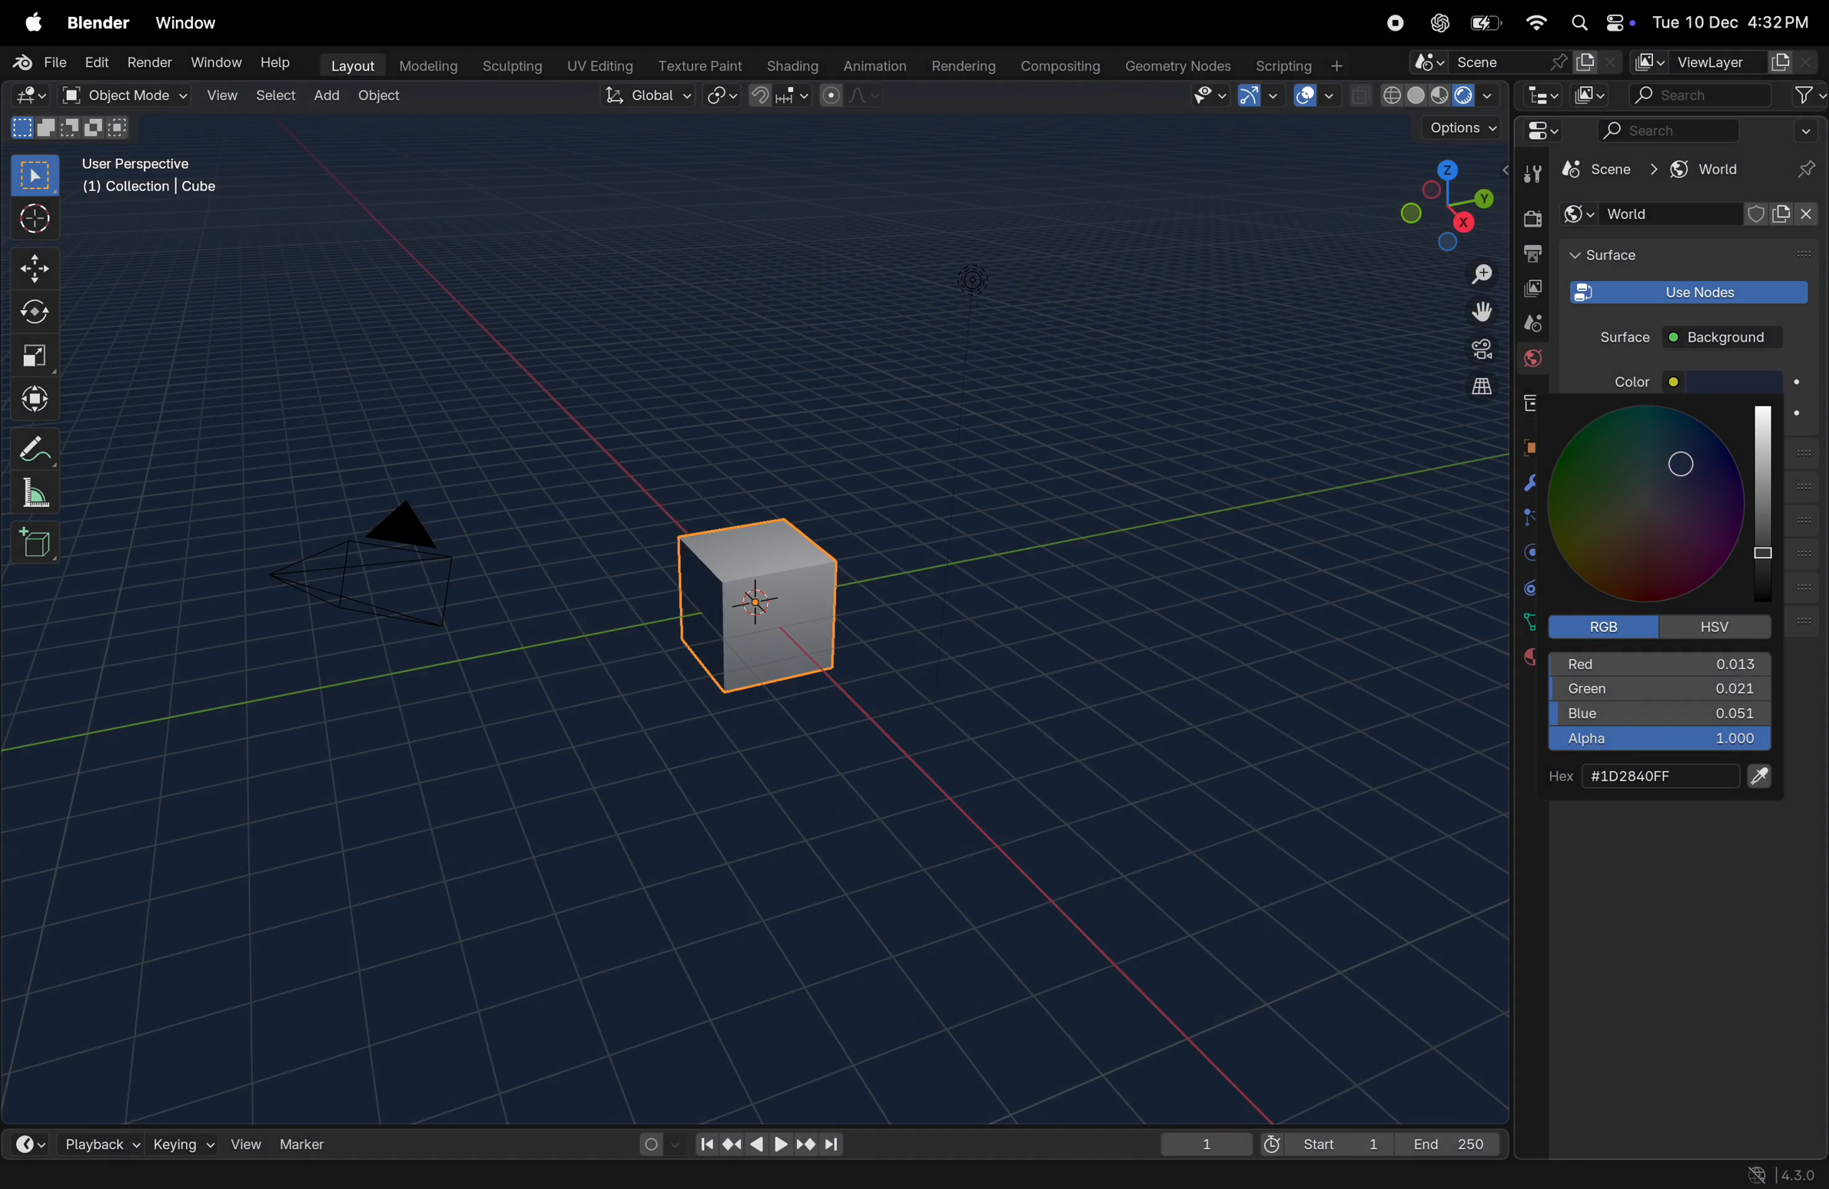 This screenshot has height=1189, width=1829. I want to click on start, so click(1327, 1140).